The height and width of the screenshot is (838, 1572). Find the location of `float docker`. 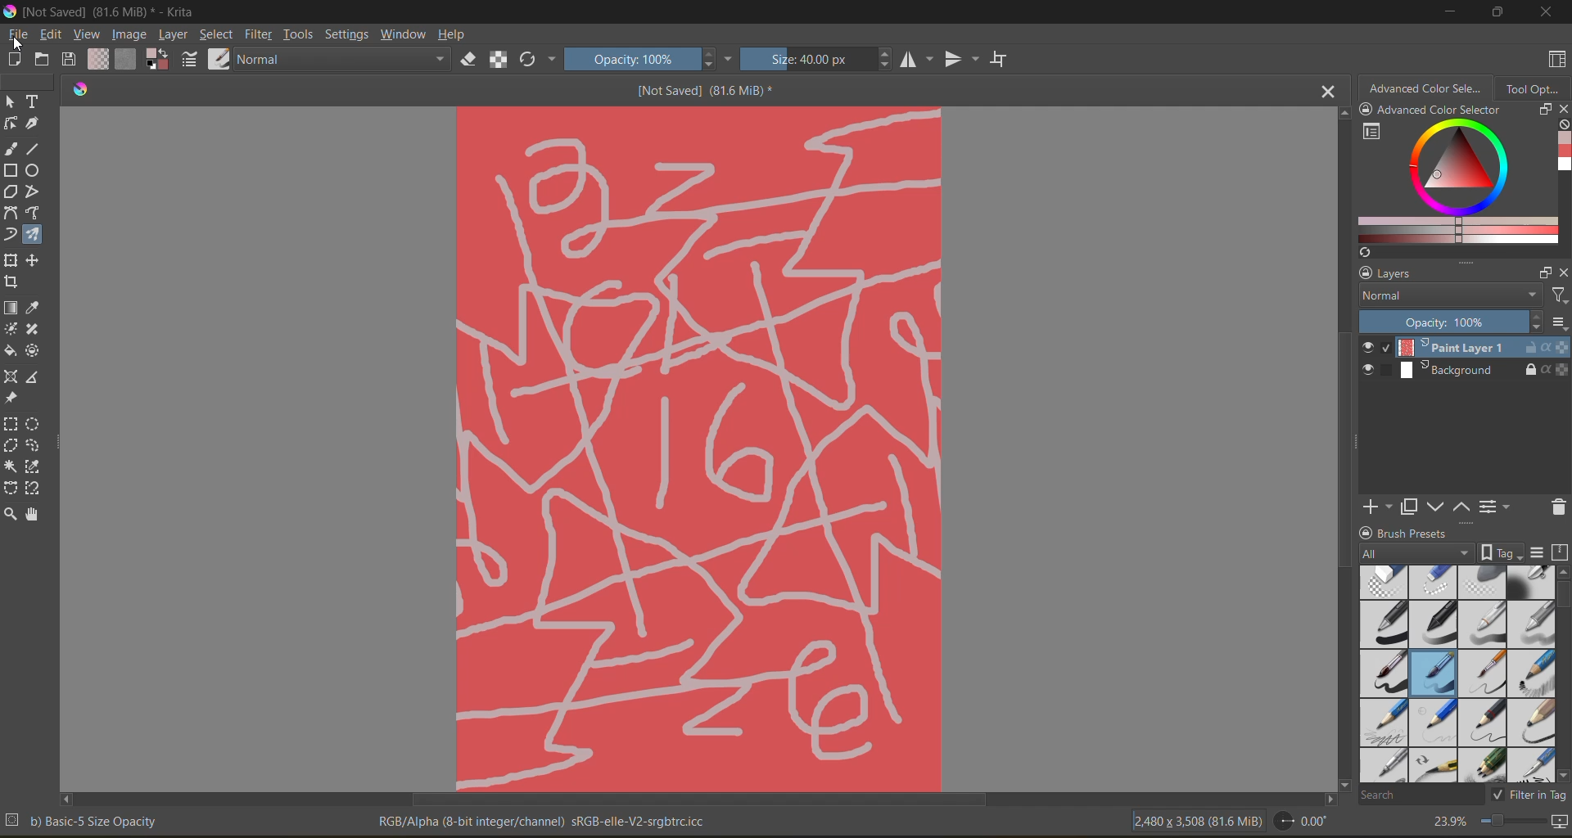

float docker is located at coordinates (1543, 109).